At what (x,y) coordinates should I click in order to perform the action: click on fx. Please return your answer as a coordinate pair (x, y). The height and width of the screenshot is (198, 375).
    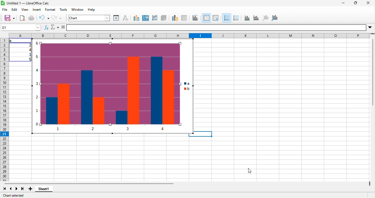
    Looking at the image, I should click on (46, 27).